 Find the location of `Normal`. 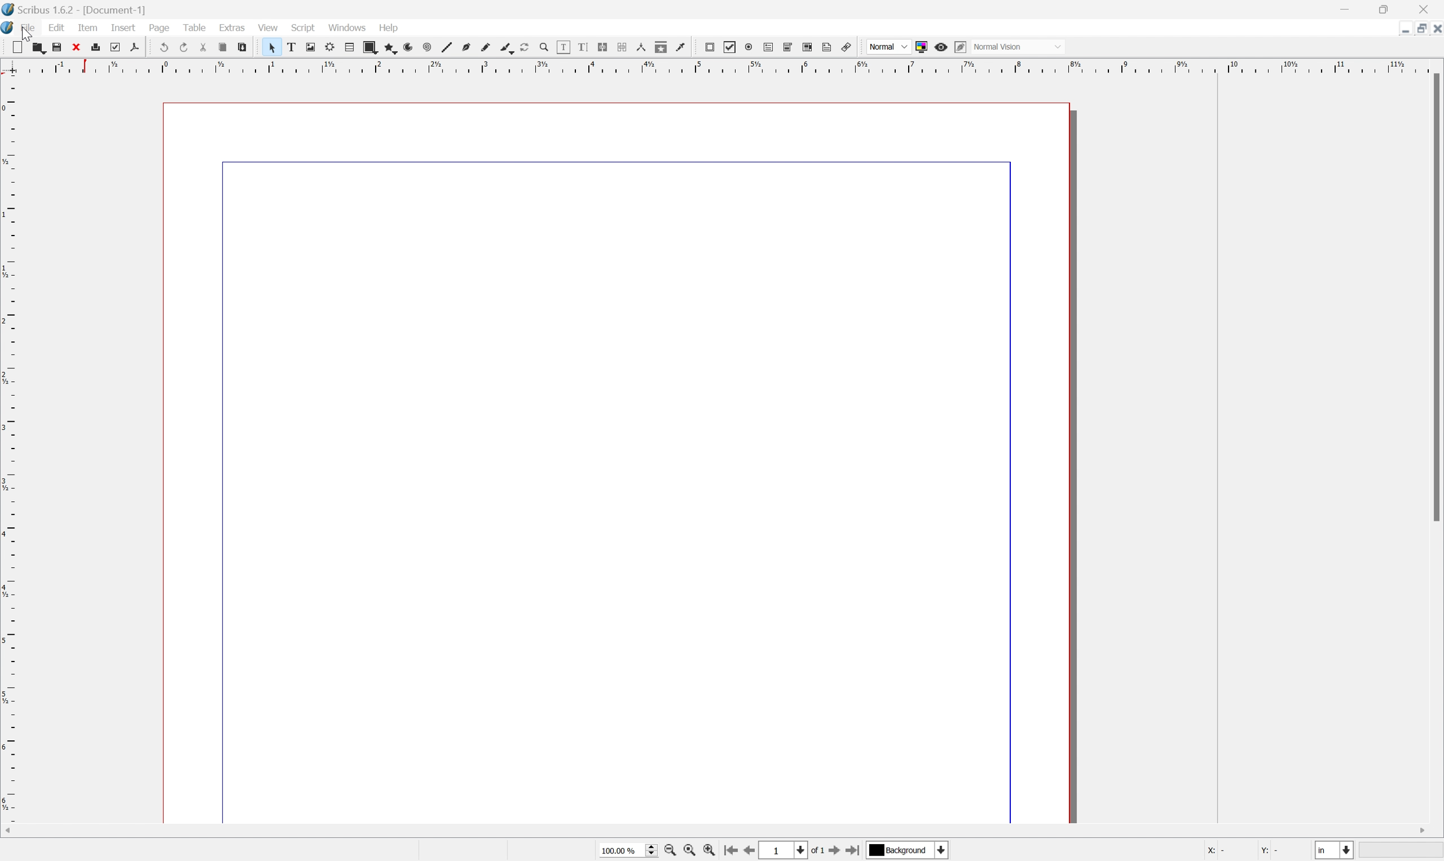

Normal is located at coordinates (886, 46).